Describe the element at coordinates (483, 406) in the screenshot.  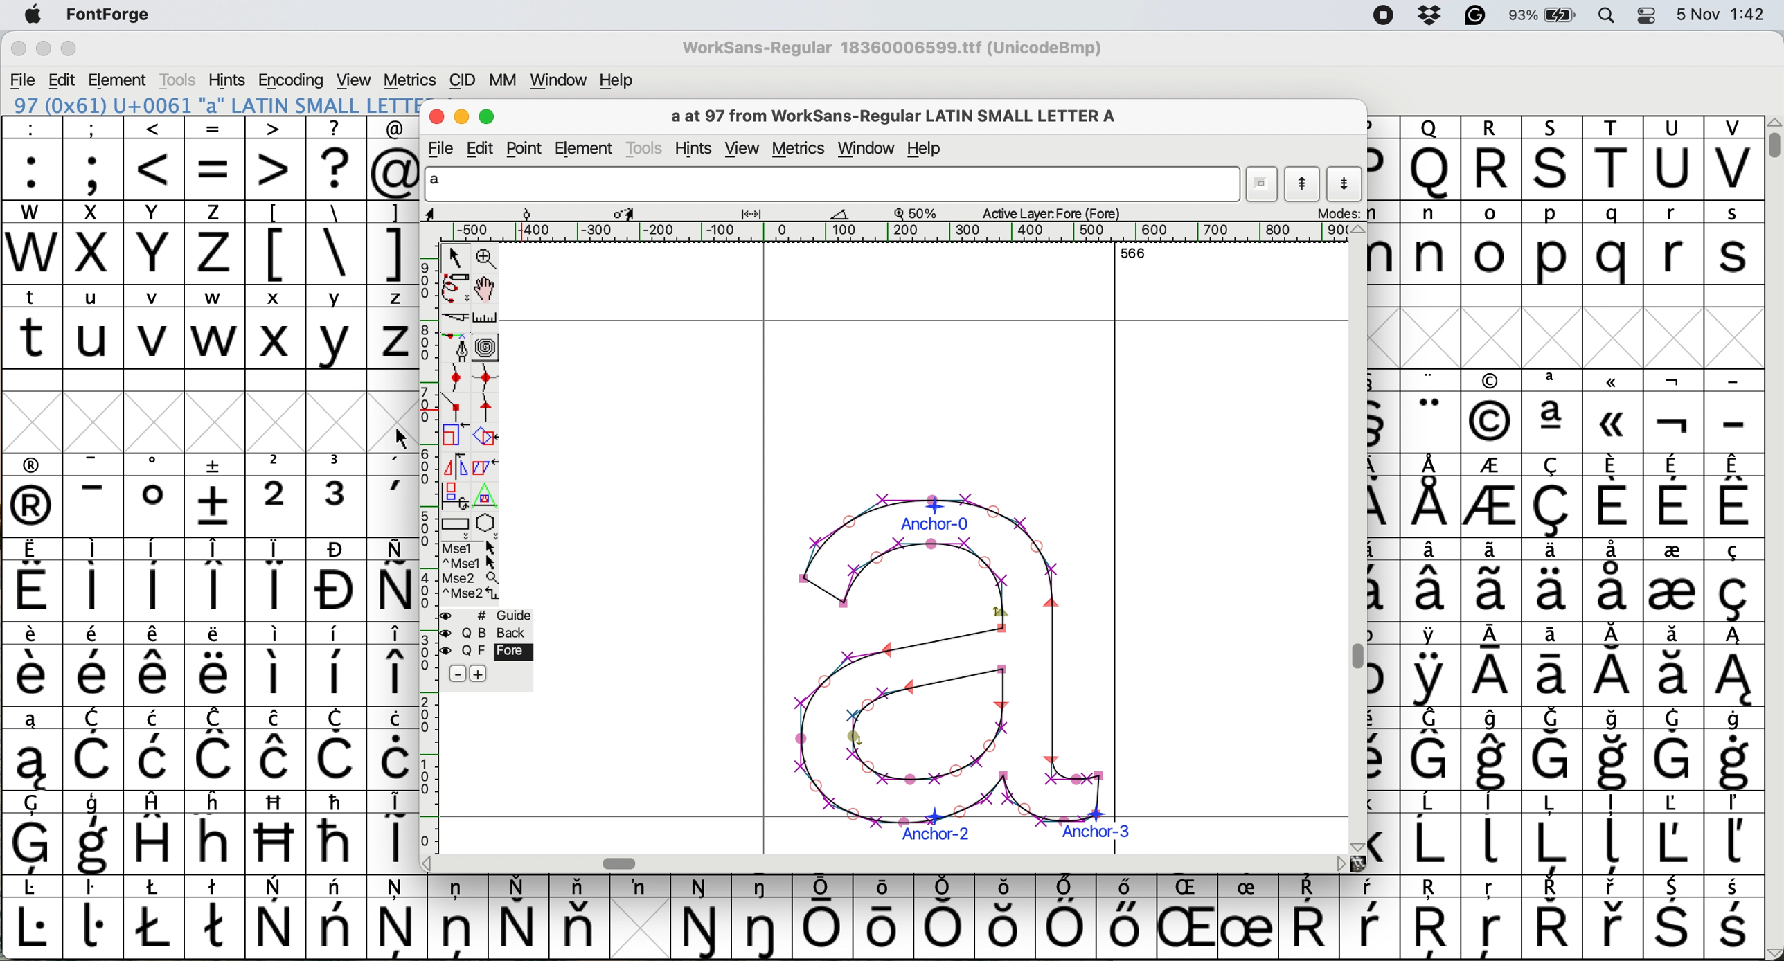
I see `add a tangent point` at that location.